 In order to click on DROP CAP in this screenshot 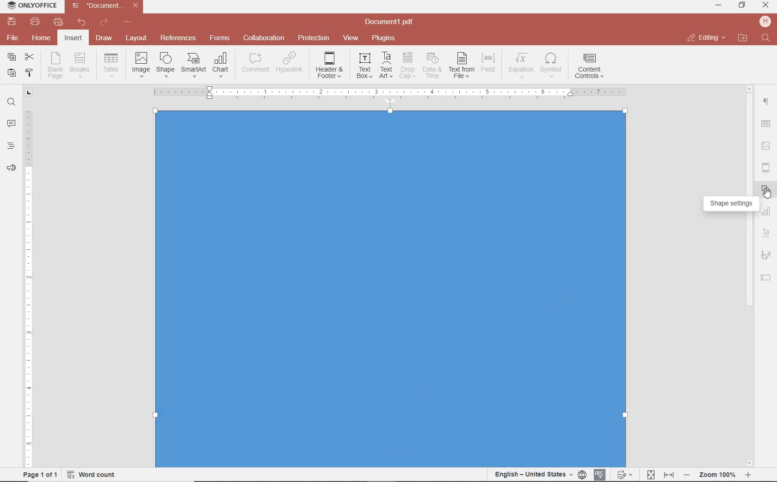, I will do `click(407, 66)`.